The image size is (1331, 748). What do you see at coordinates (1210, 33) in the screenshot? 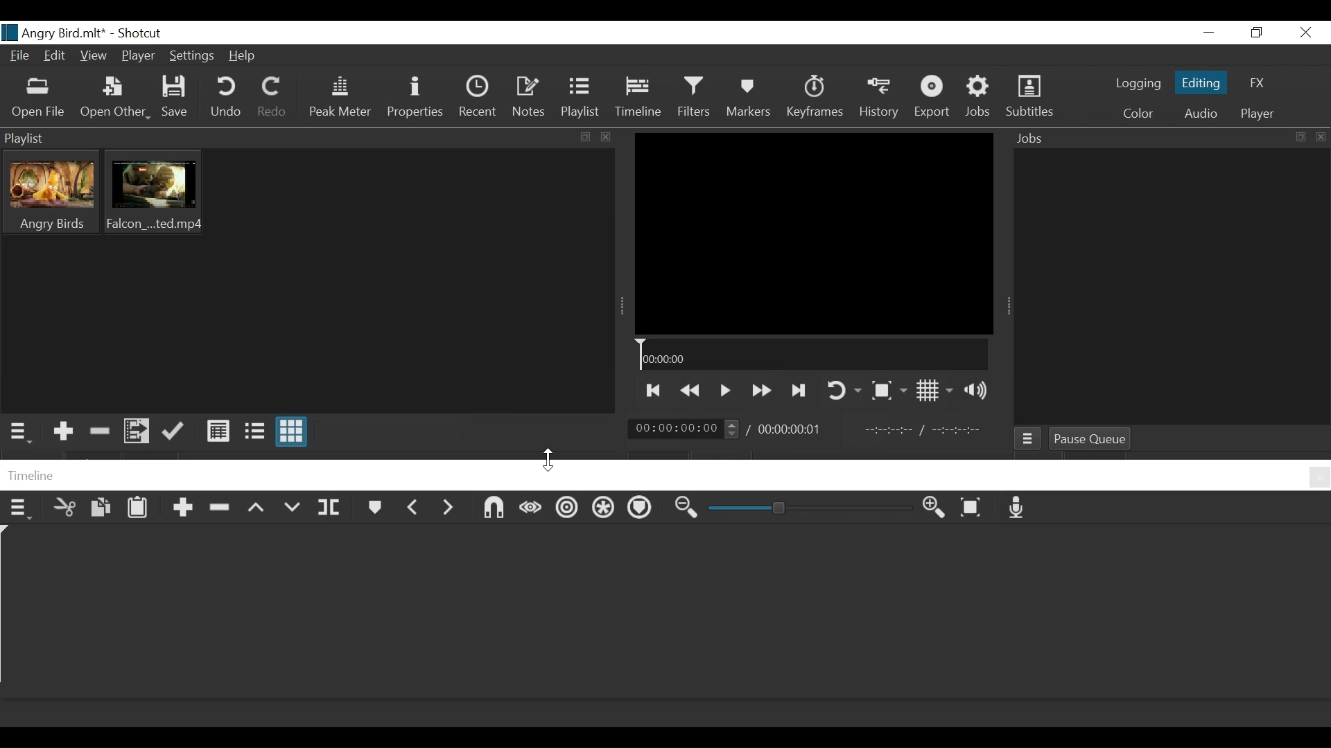
I see `minimize` at bounding box center [1210, 33].